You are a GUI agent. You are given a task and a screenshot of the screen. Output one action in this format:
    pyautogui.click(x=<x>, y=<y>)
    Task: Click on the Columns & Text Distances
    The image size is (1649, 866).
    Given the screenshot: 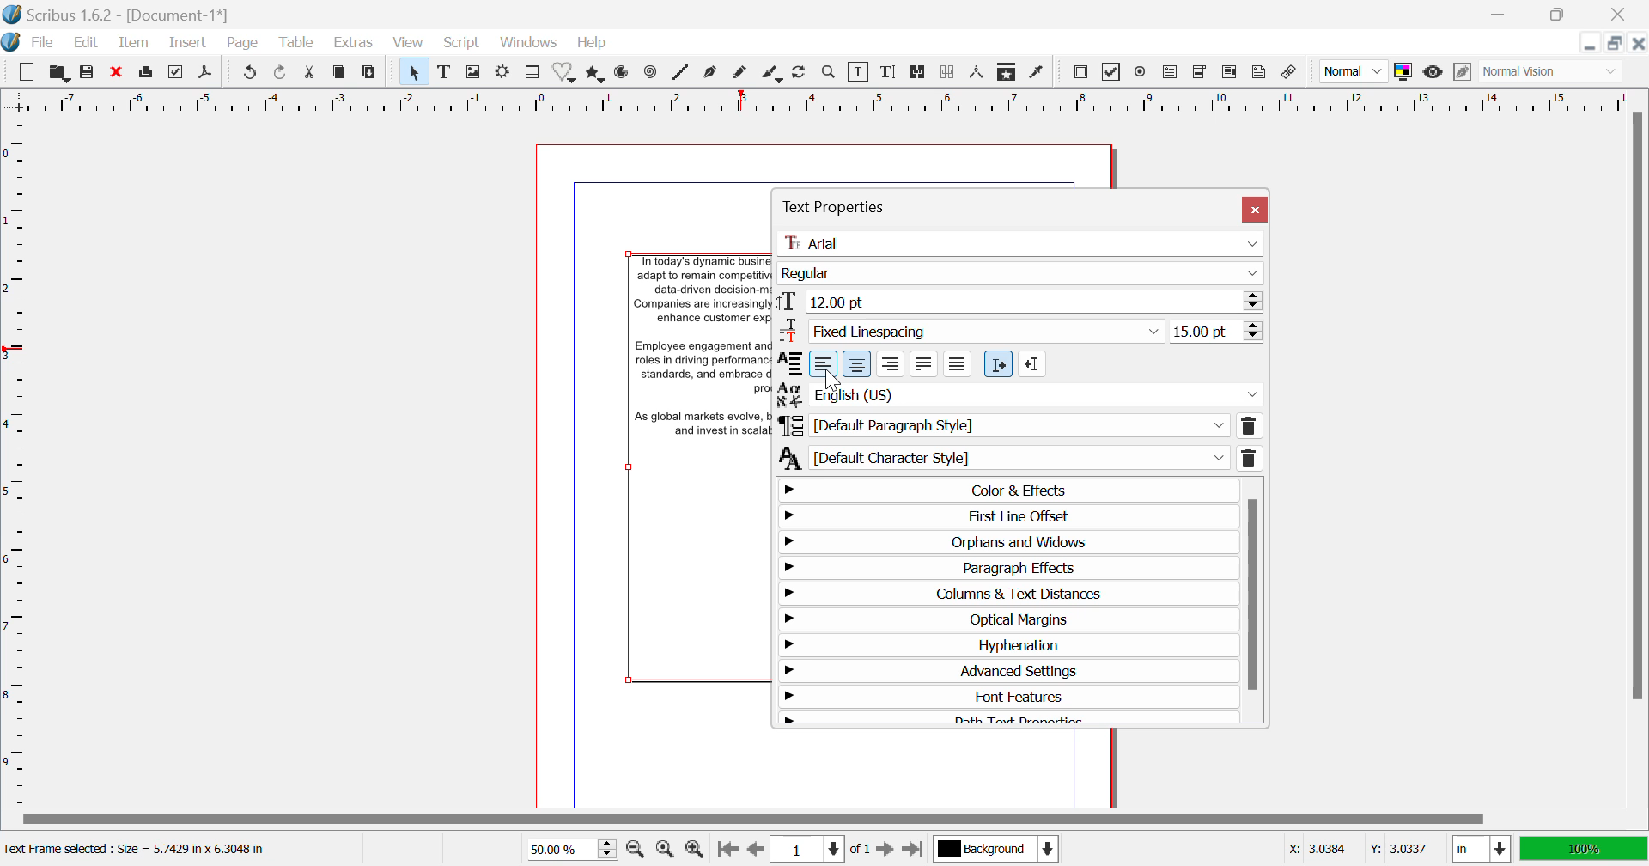 What is the action you would take?
    pyautogui.click(x=1006, y=595)
    